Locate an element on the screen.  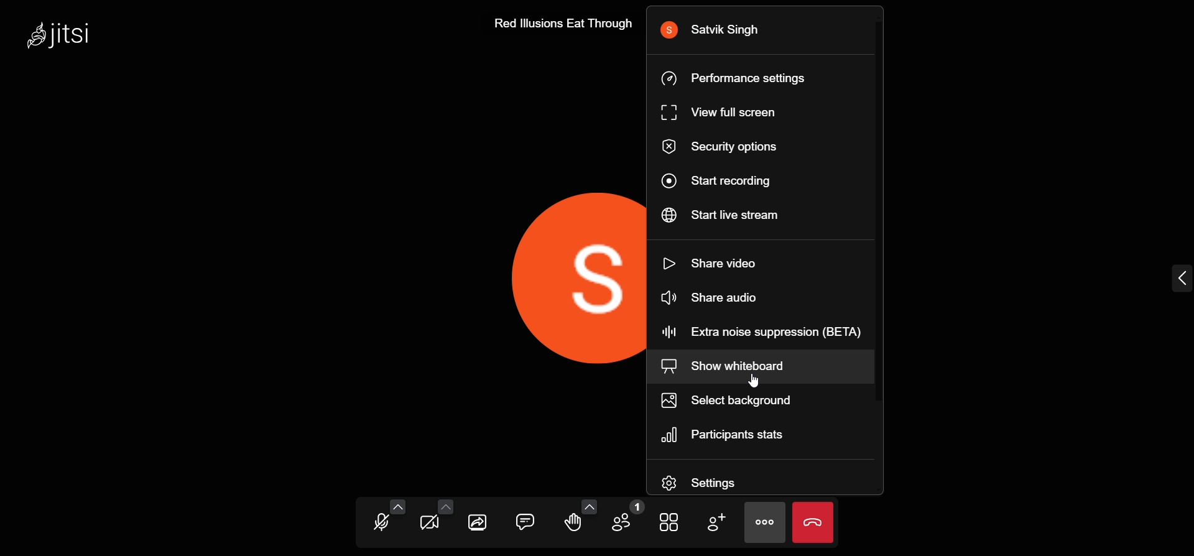
extra noise supression (BETA) is located at coordinates (770, 331).